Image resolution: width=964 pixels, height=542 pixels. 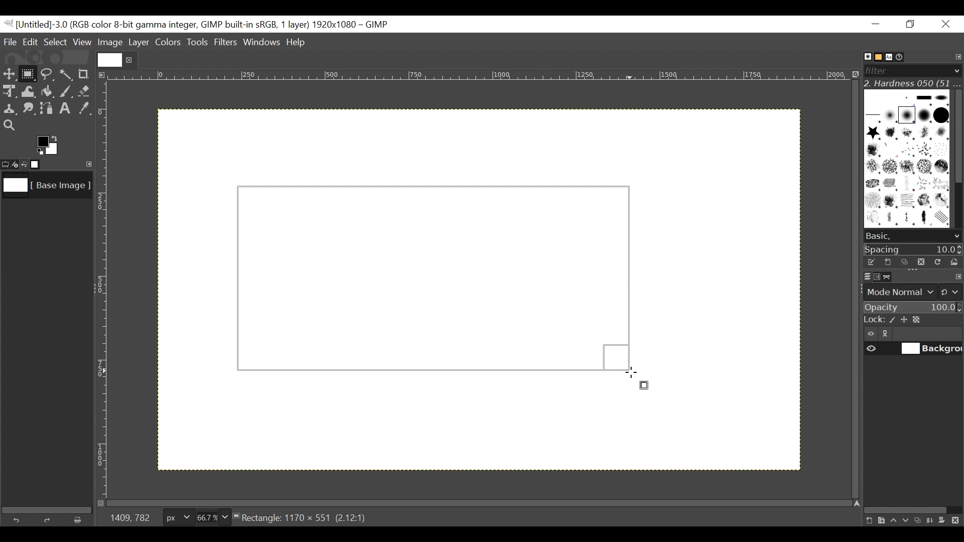 I want to click on File, so click(x=11, y=42).